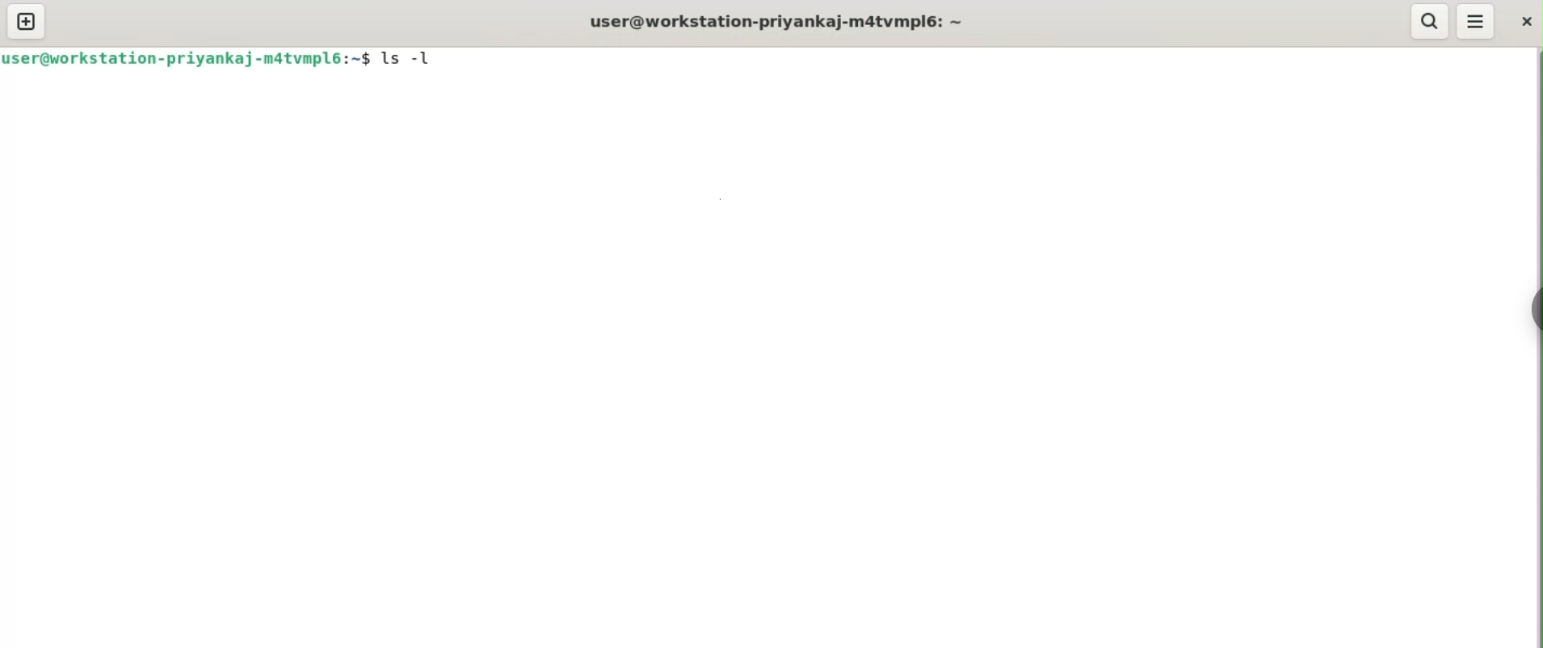  I want to click on sidebar, so click(1533, 309).